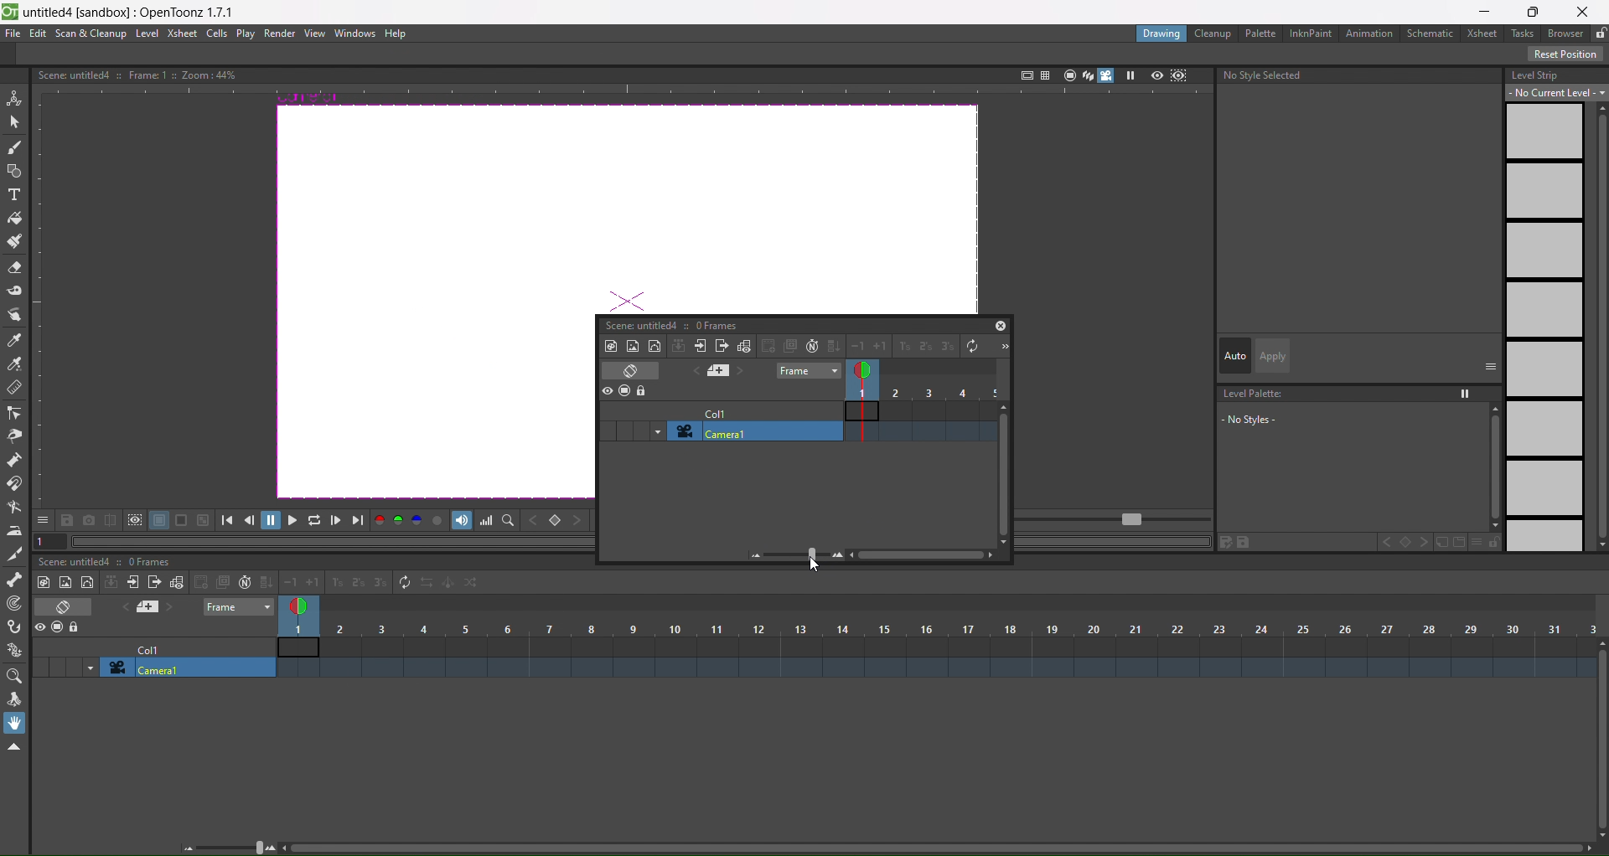  What do you see at coordinates (210, 582) in the screenshot?
I see `create blank drawing` at bounding box center [210, 582].